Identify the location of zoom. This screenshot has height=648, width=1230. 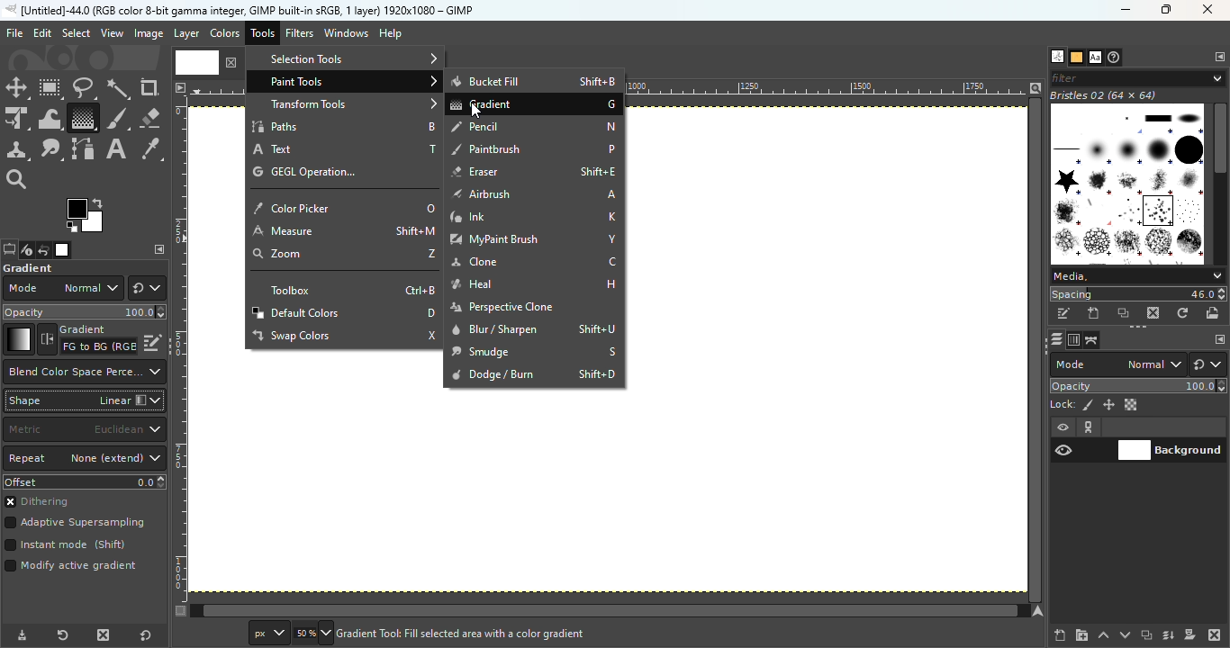
(341, 256).